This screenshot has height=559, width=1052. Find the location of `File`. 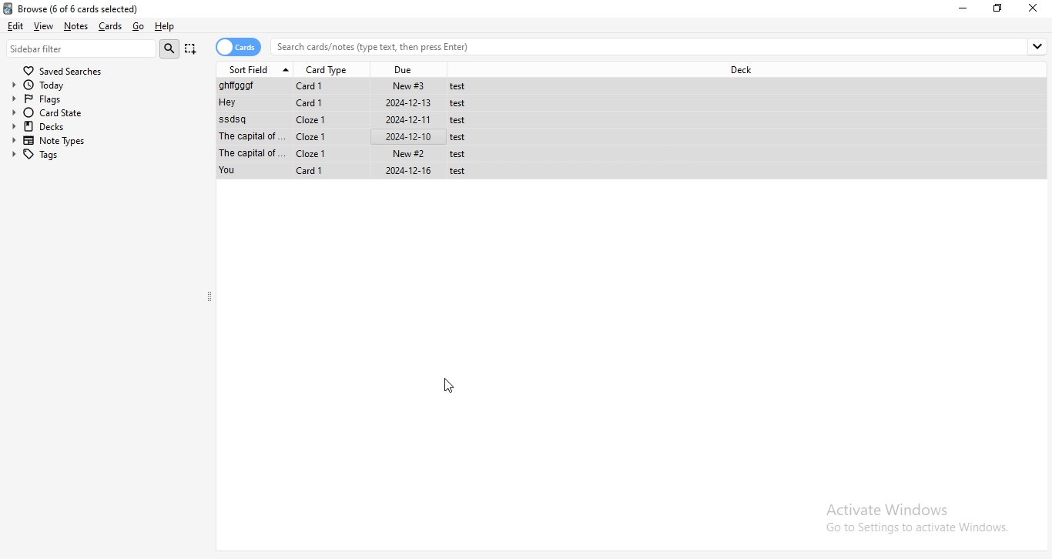

File is located at coordinates (352, 153).